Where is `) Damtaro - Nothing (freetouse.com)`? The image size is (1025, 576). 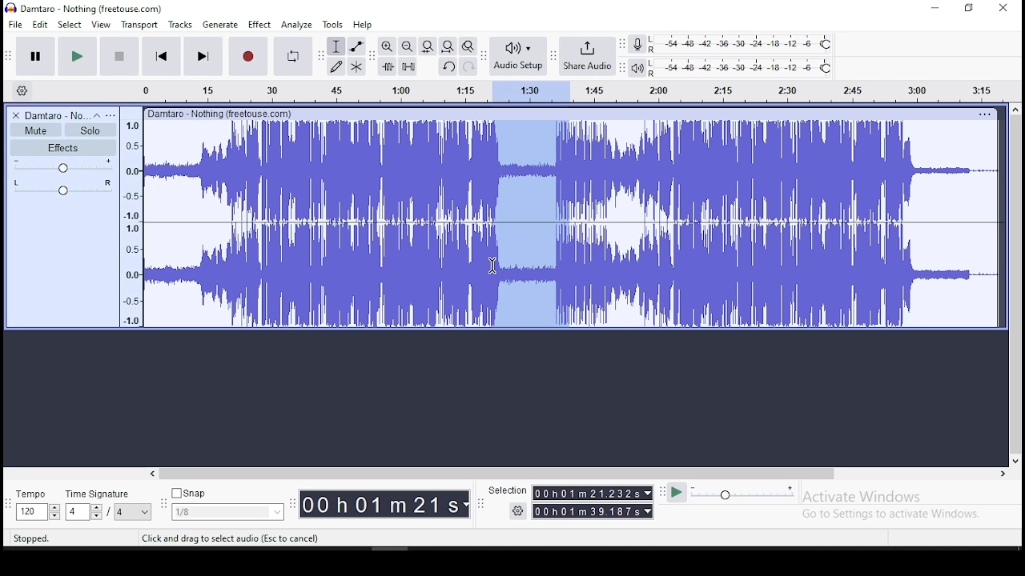 ) Damtaro - Nothing (freetouse.com) is located at coordinates (86, 8).